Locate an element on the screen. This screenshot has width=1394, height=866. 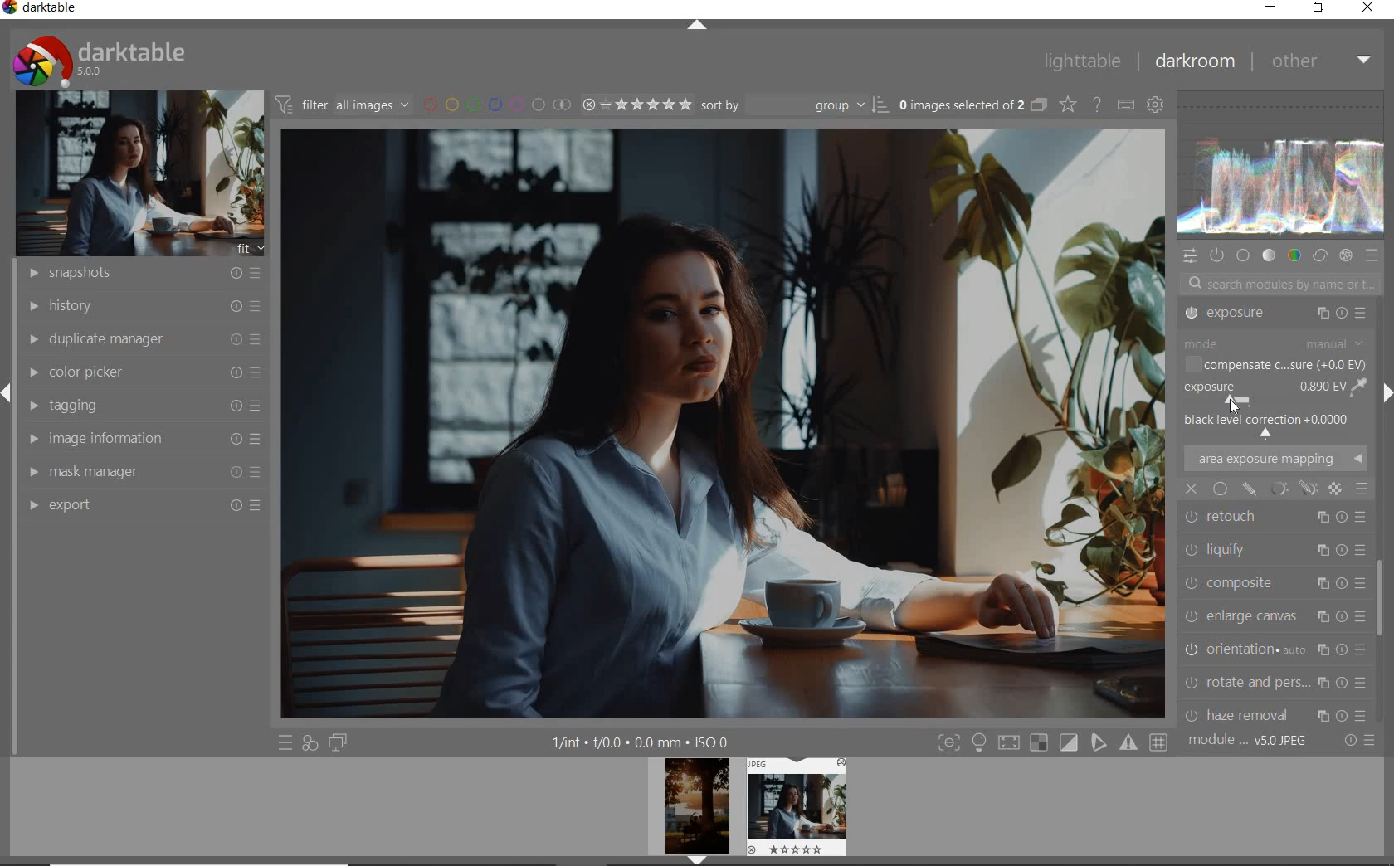
IMAGE PREVIEW is located at coordinates (795, 806).